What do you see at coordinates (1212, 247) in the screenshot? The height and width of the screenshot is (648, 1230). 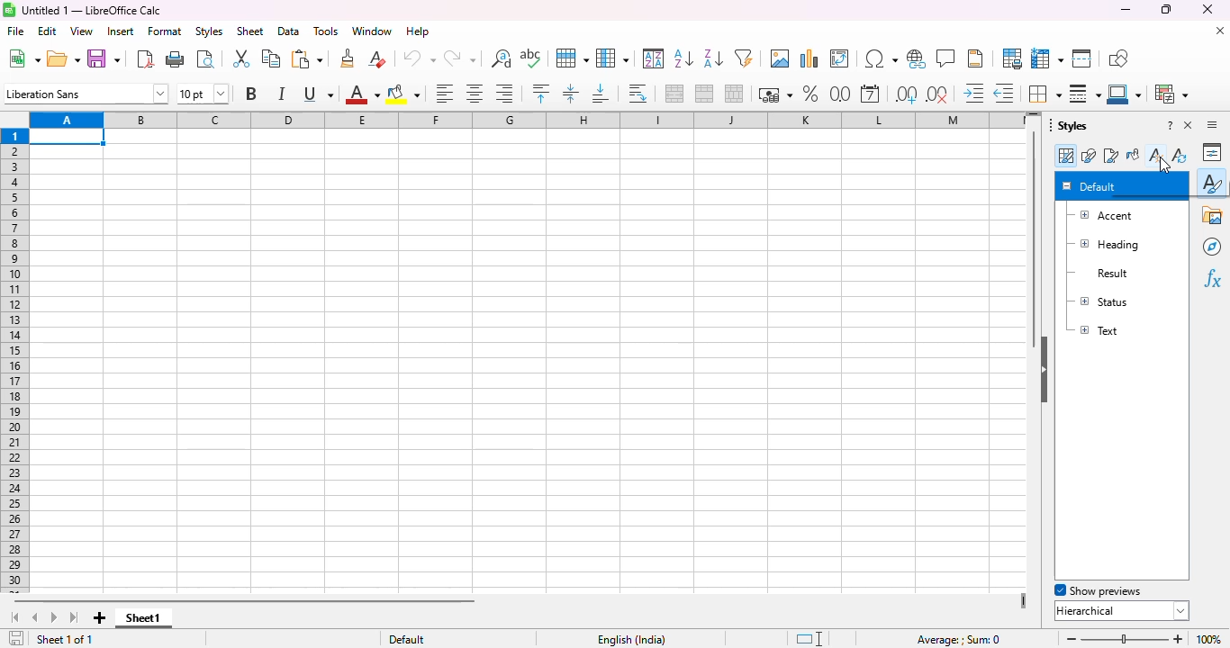 I see `navigator` at bounding box center [1212, 247].